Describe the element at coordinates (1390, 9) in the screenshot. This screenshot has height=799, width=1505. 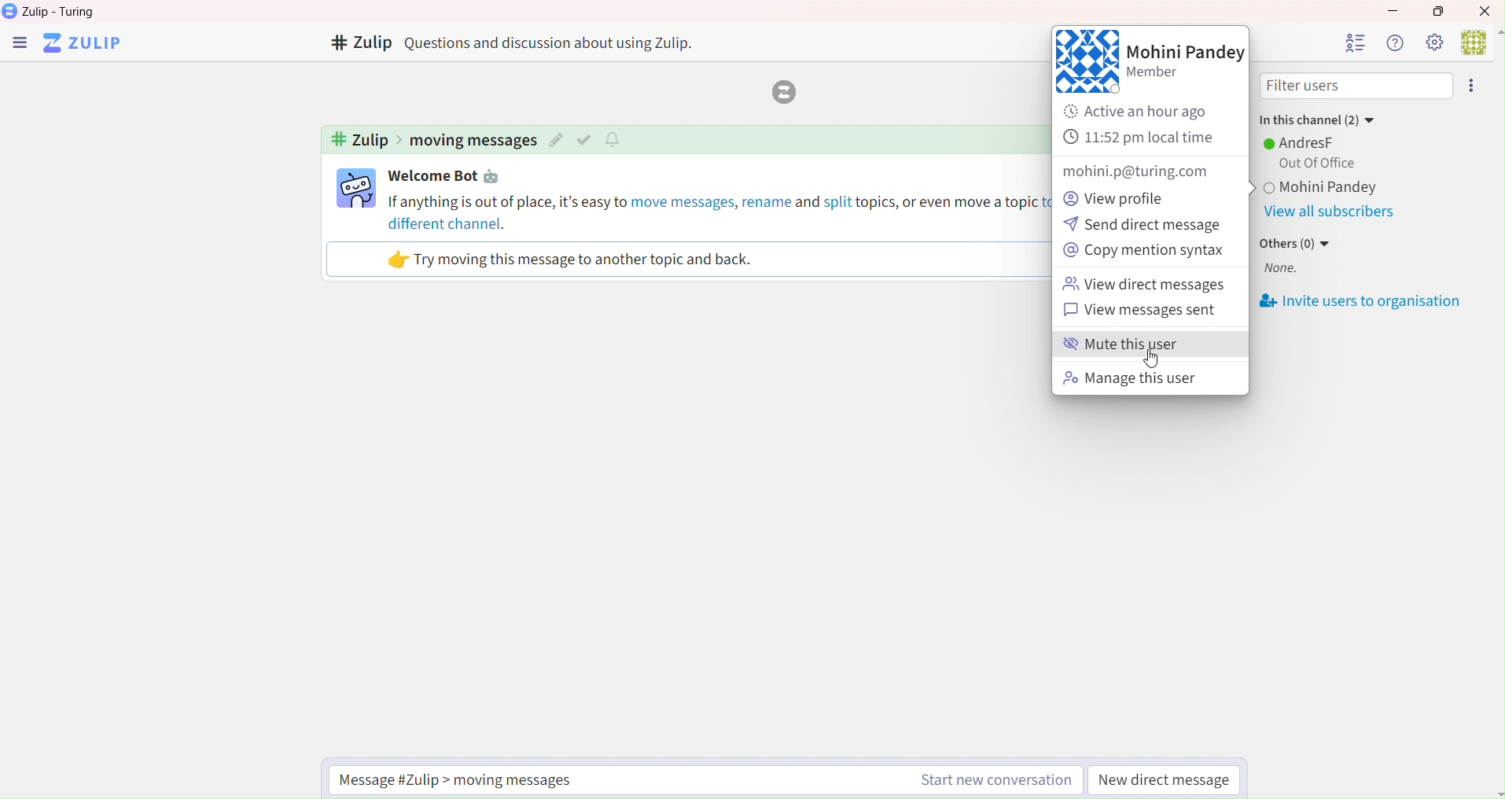
I see `Minimize` at that location.